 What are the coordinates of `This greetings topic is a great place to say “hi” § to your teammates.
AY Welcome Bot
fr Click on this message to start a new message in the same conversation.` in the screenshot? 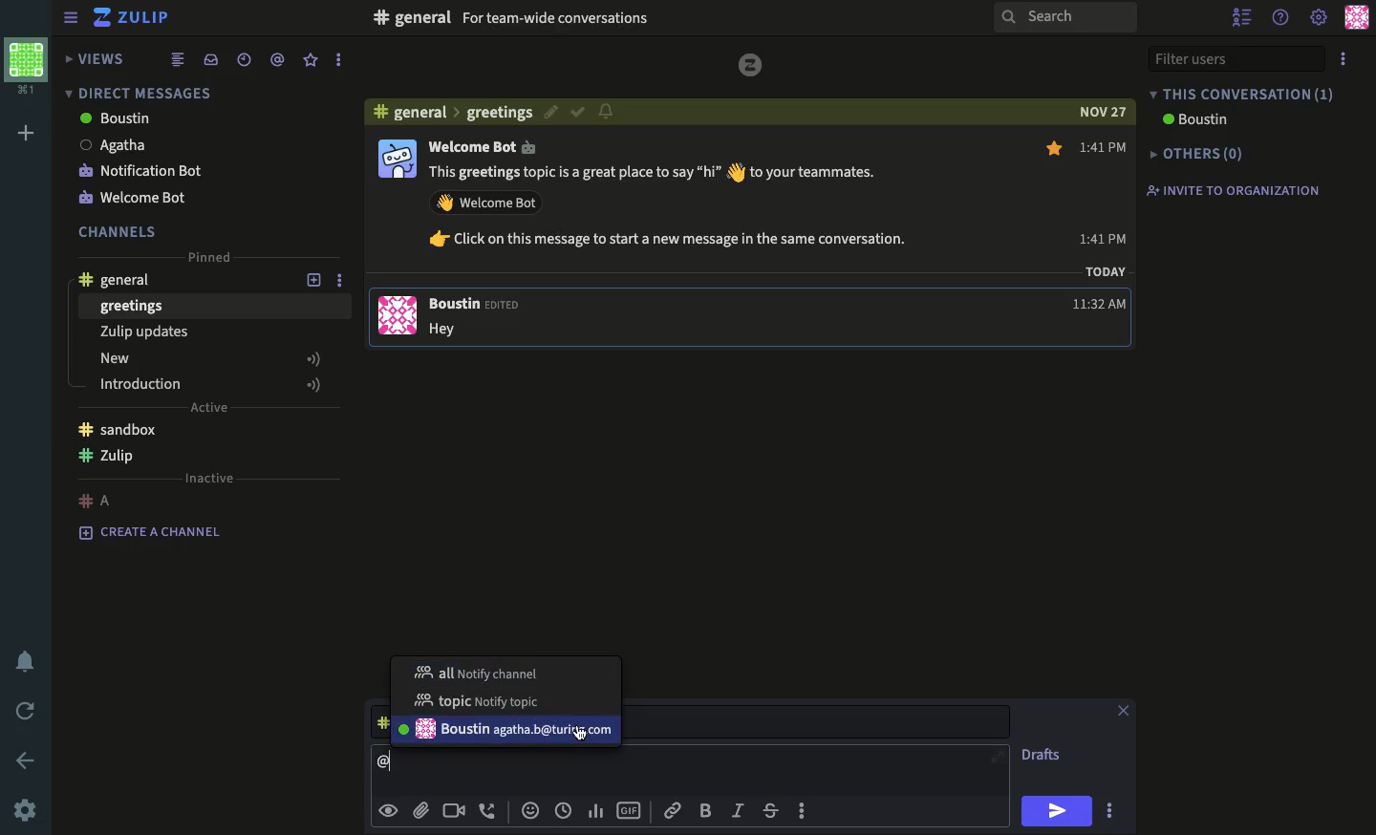 It's located at (673, 208).